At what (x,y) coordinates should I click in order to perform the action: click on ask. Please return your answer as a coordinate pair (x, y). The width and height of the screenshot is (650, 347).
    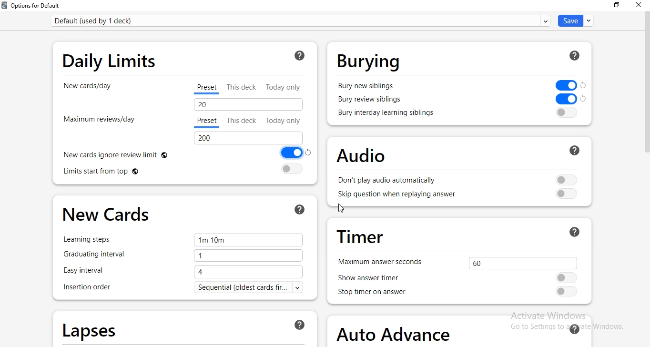
    Looking at the image, I should click on (574, 327).